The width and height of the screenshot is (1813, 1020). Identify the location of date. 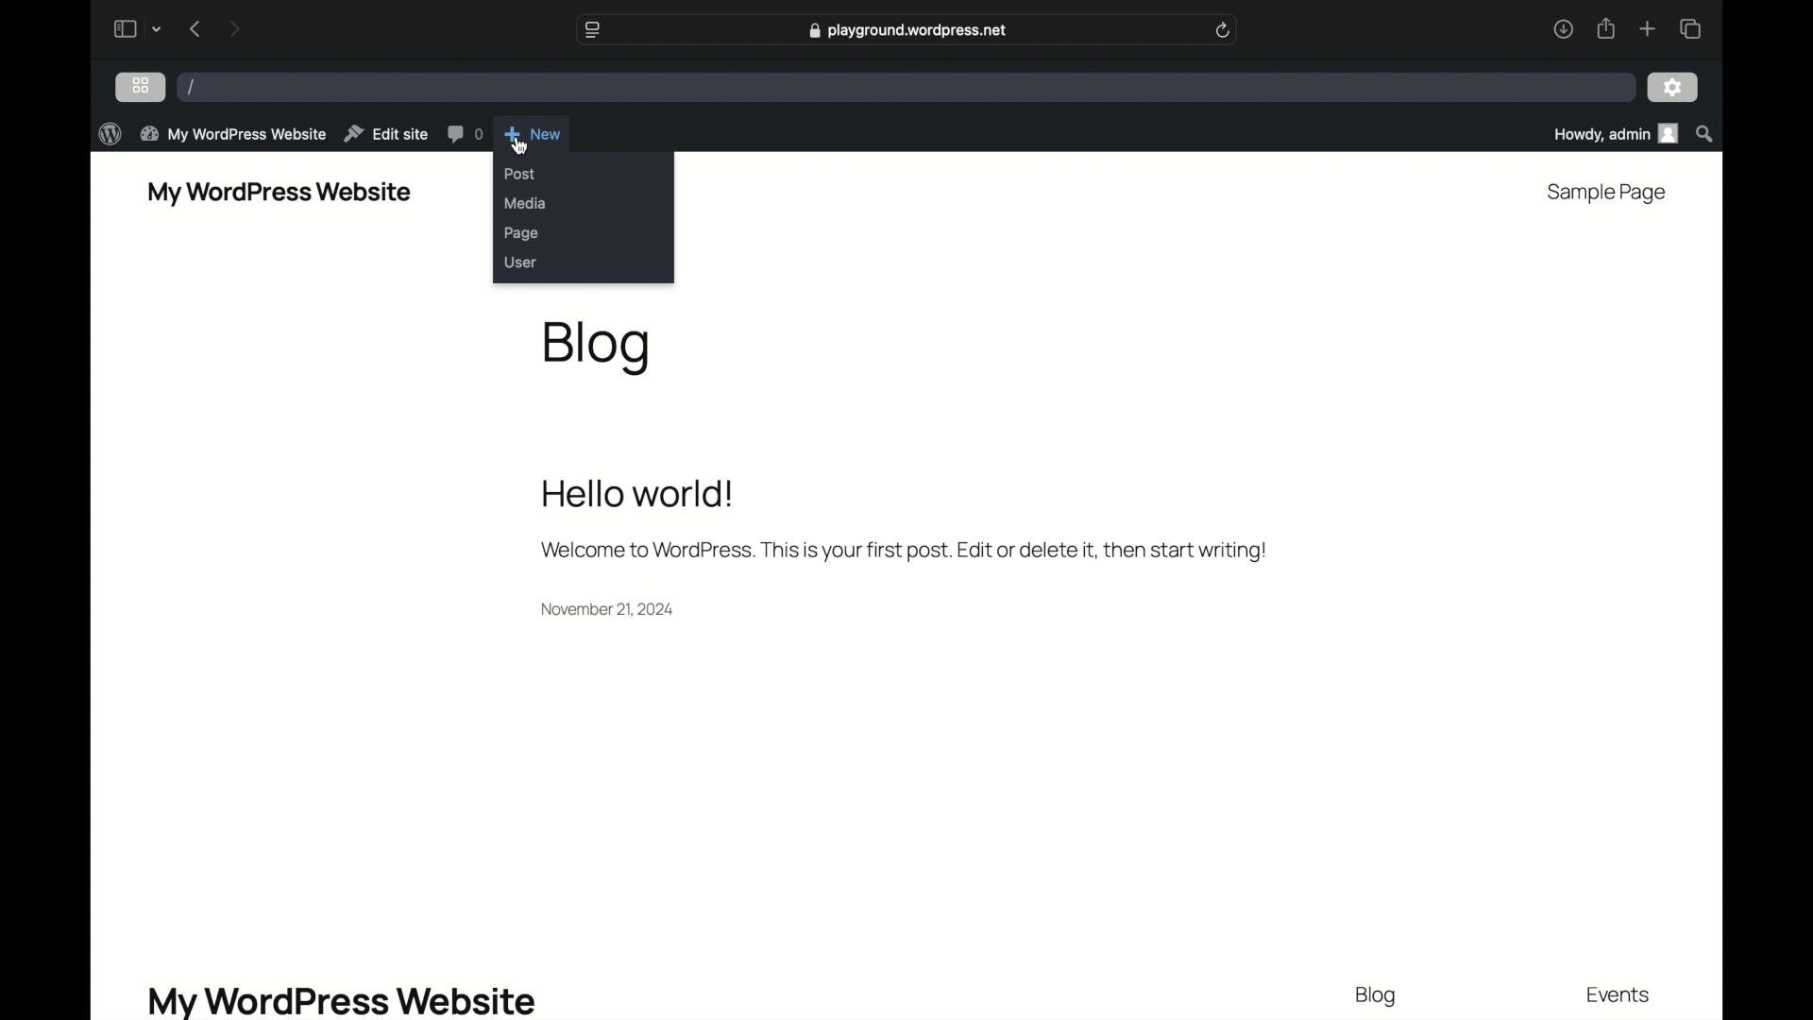
(609, 610).